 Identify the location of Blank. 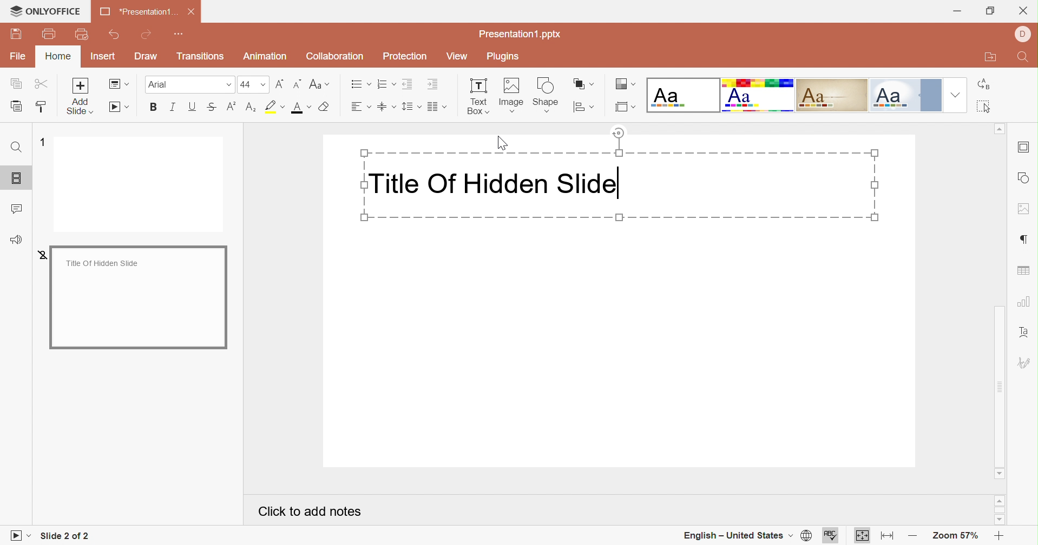
(682, 95).